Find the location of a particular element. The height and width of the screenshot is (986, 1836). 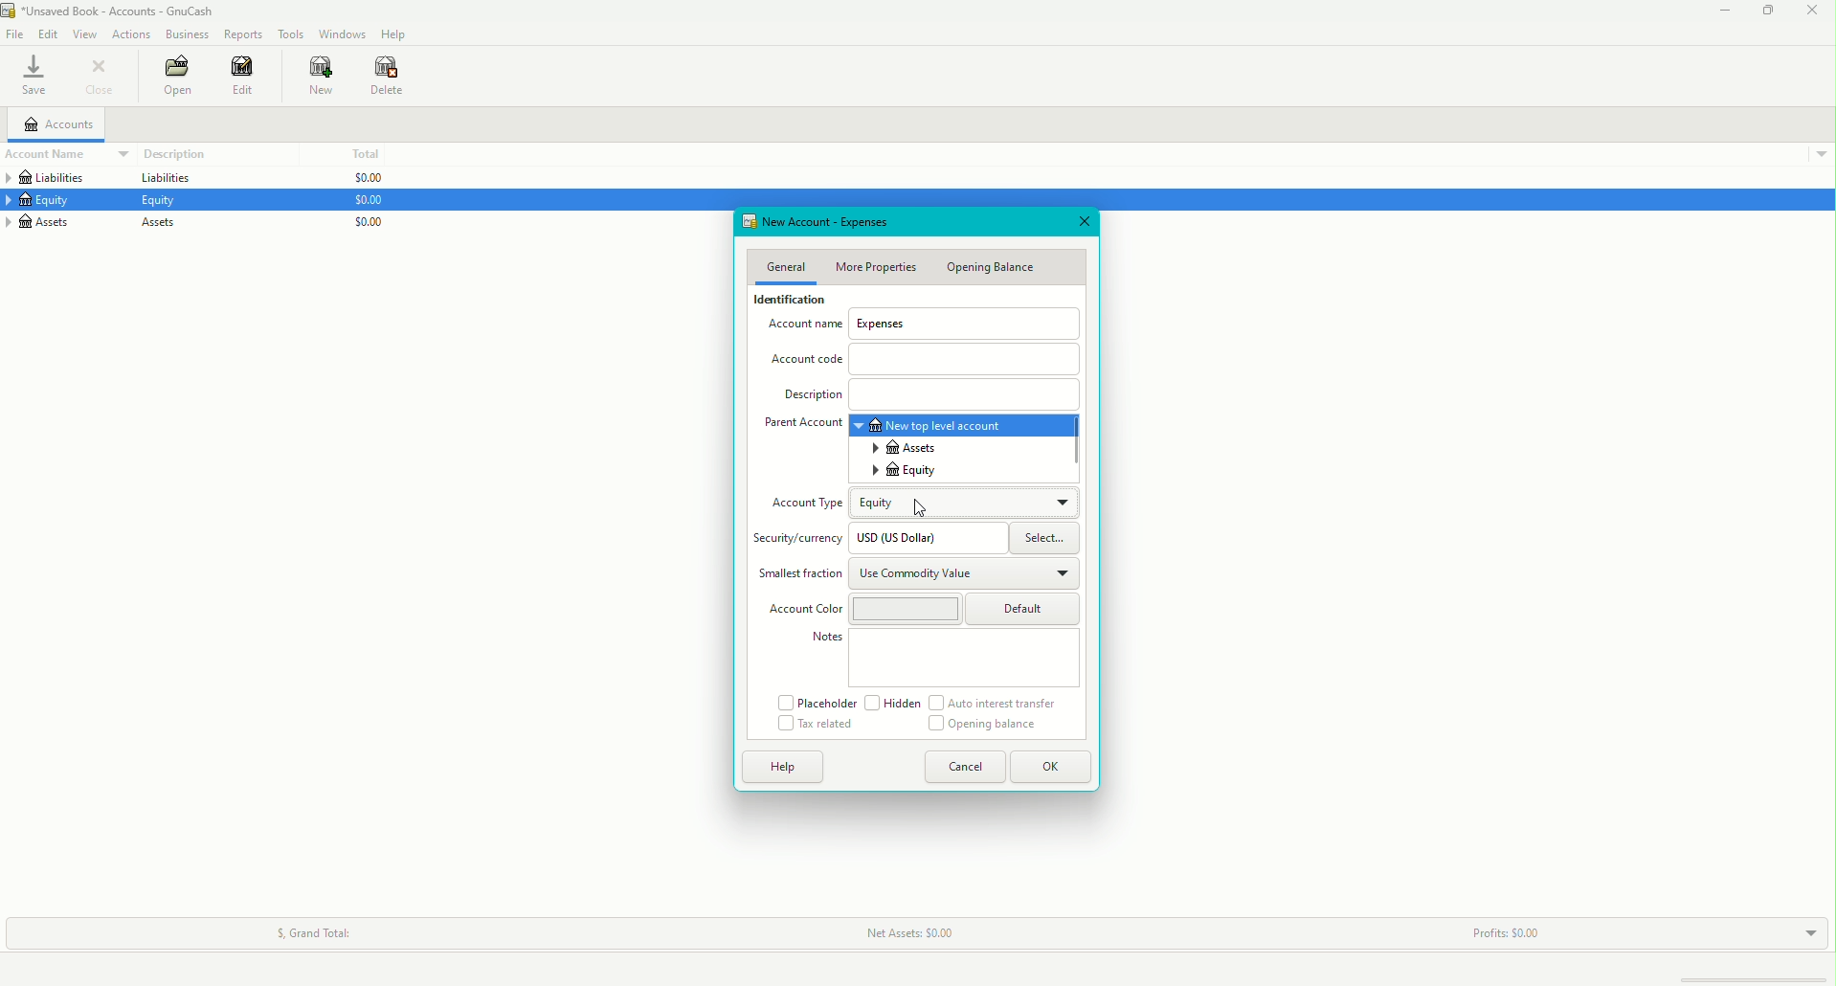

Account Name is located at coordinates (56, 154).